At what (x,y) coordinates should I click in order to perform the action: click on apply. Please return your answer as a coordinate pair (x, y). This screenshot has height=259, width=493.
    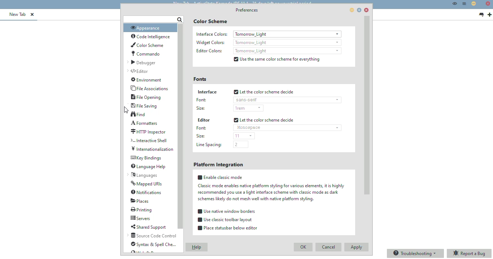
    Looking at the image, I should click on (357, 247).